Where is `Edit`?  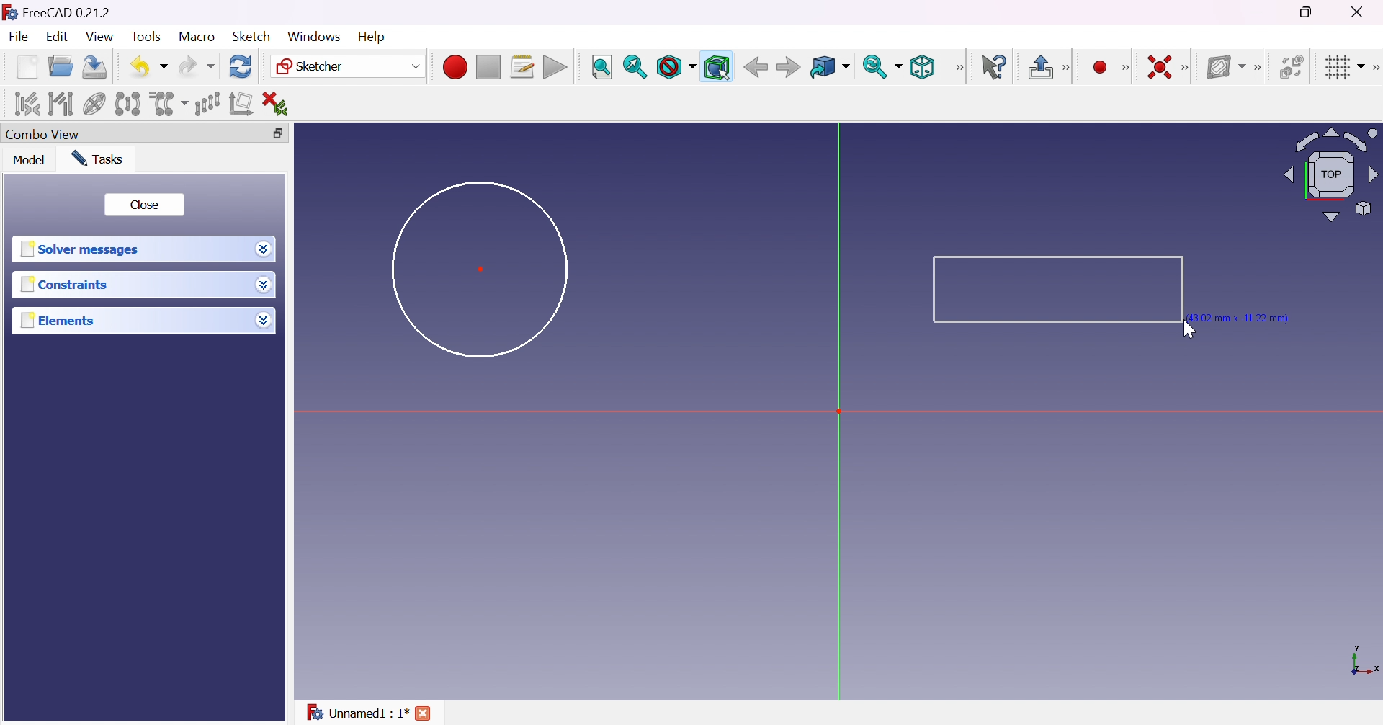 Edit is located at coordinates (58, 38).